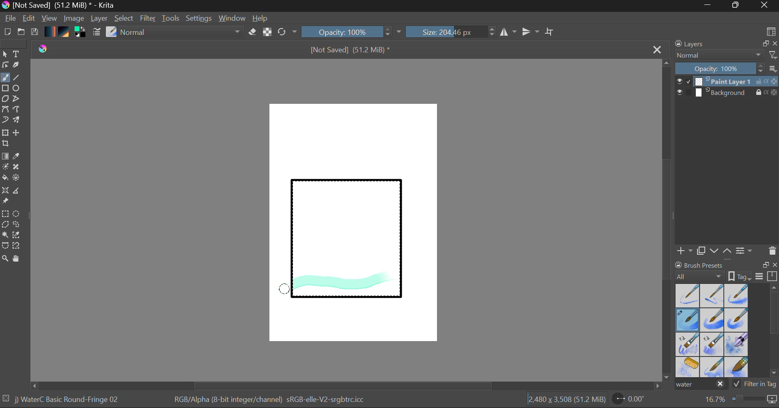 The width and height of the screenshot is (779, 408). I want to click on Restore Down, so click(710, 6).